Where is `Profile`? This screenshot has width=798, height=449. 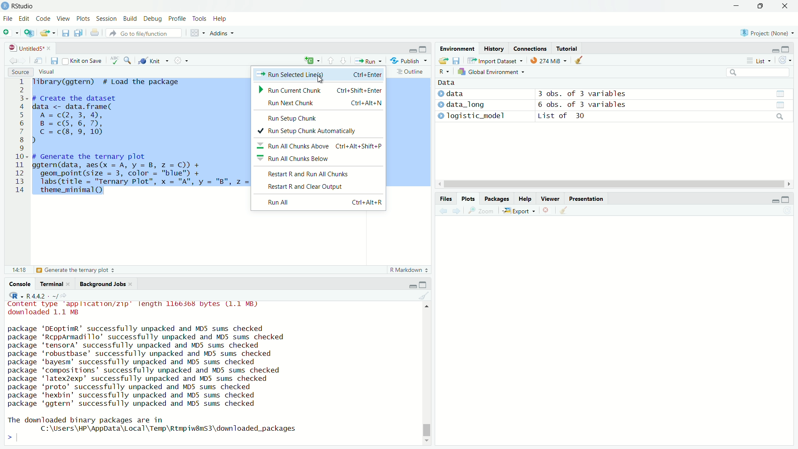 Profile is located at coordinates (176, 19).